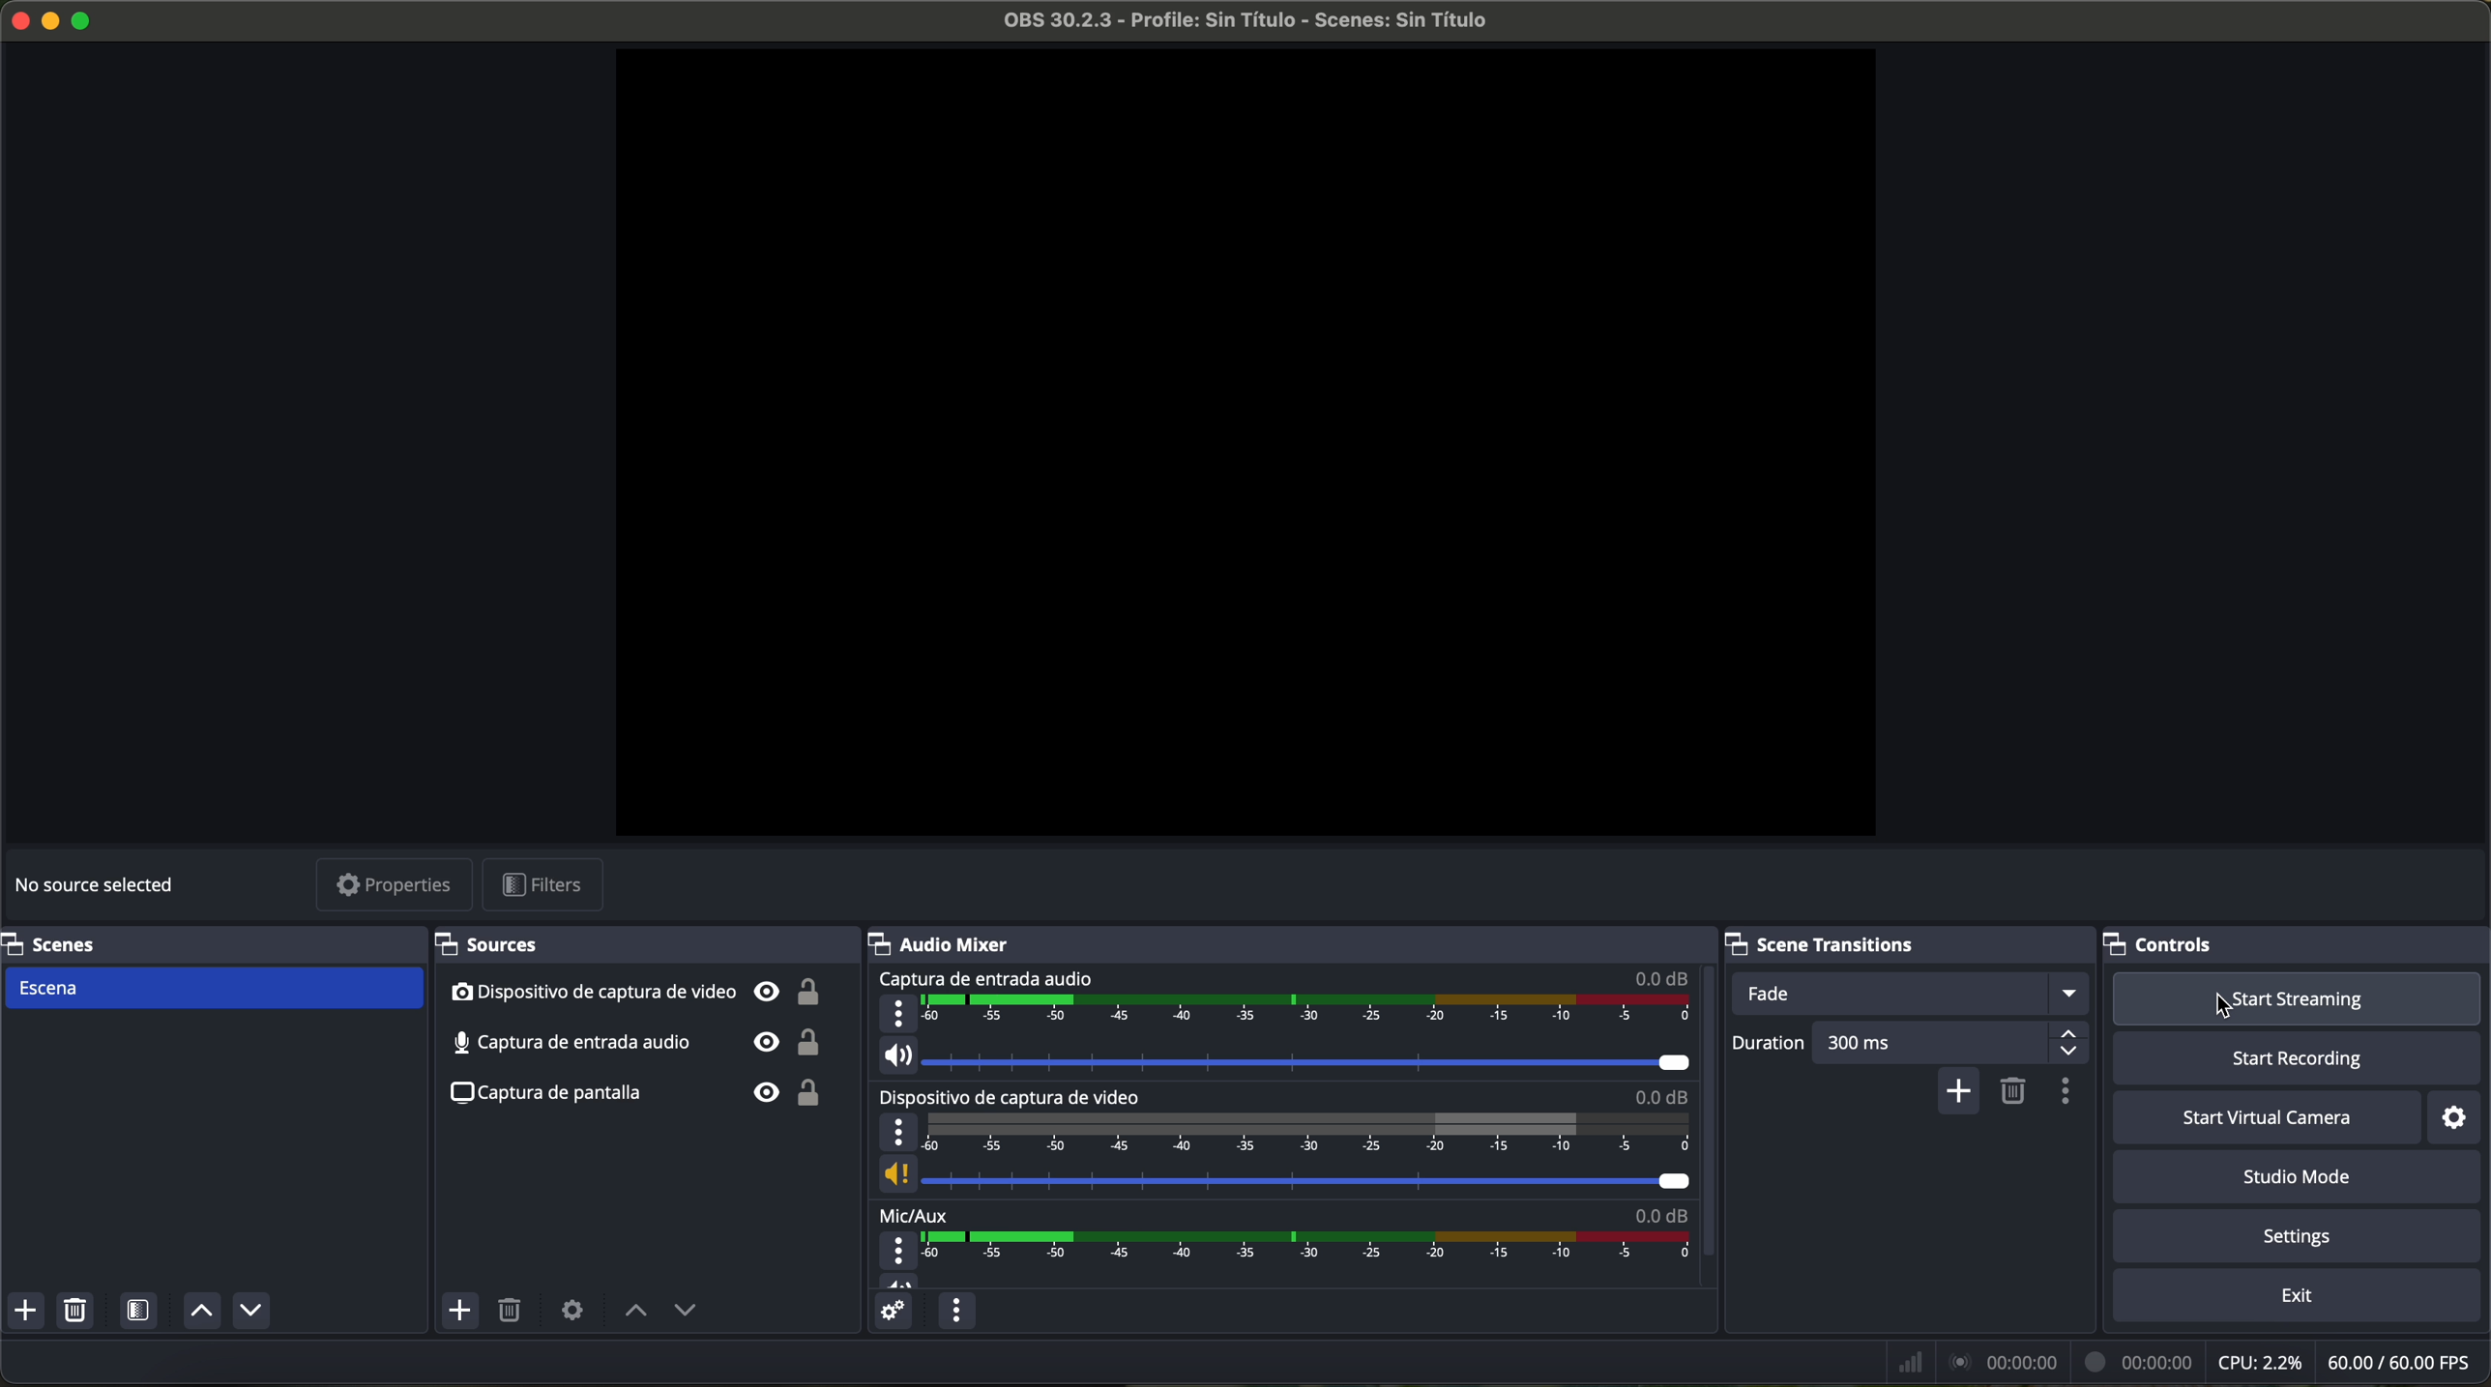 This screenshot has height=1387, width=2491. What do you see at coordinates (638, 945) in the screenshot?
I see `sources` at bounding box center [638, 945].